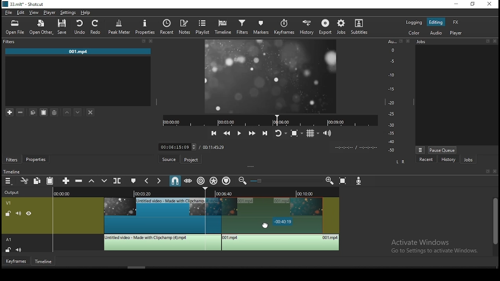 The width and height of the screenshot is (500, 281). Describe the element at coordinates (33, 112) in the screenshot. I see `copy selected filter` at that location.